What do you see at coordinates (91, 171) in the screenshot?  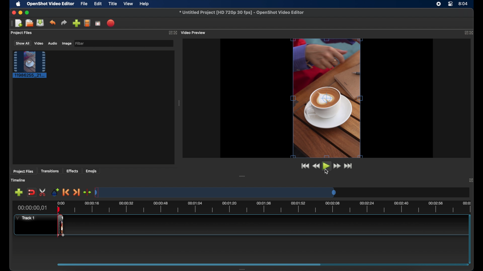 I see `emojis` at bounding box center [91, 171].